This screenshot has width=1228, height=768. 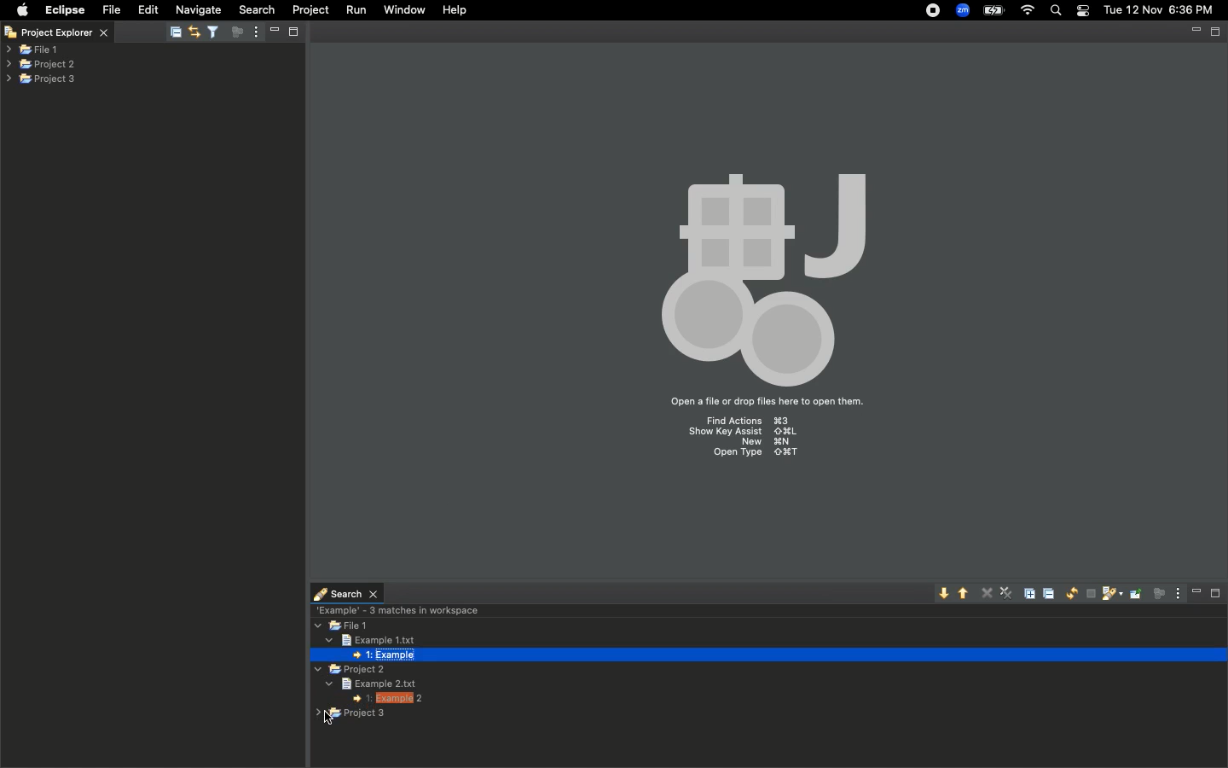 What do you see at coordinates (22, 9) in the screenshot?
I see `Apple logo` at bounding box center [22, 9].